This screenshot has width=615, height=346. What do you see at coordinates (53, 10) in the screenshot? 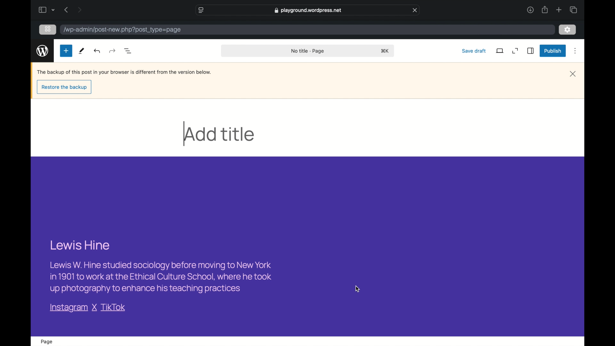
I see `drop-down` at bounding box center [53, 10].